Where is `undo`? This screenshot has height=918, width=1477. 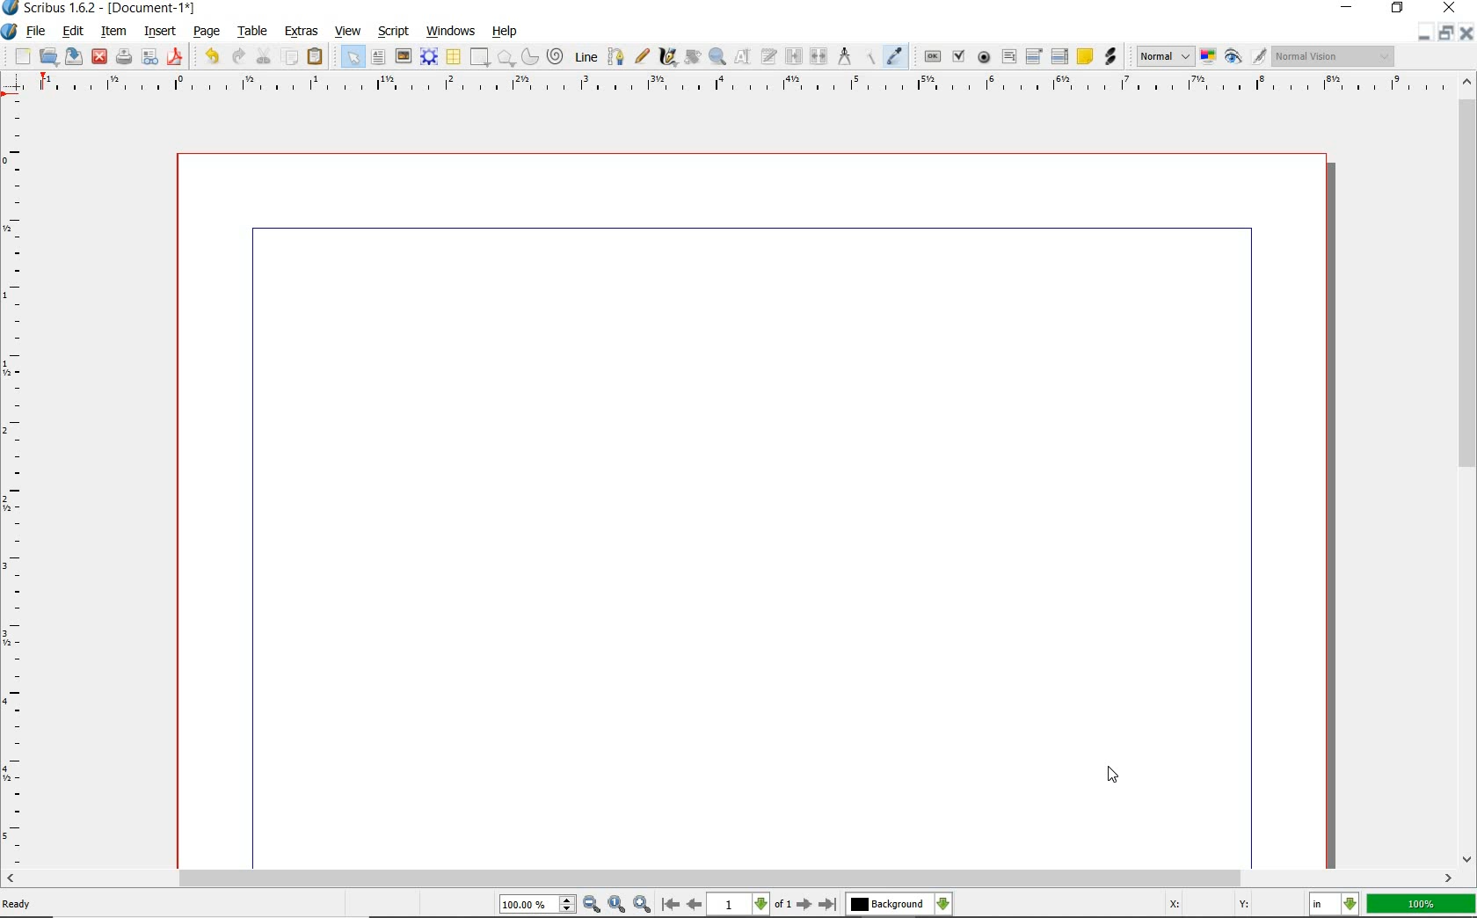
undo is located at coordinates (212, 56).